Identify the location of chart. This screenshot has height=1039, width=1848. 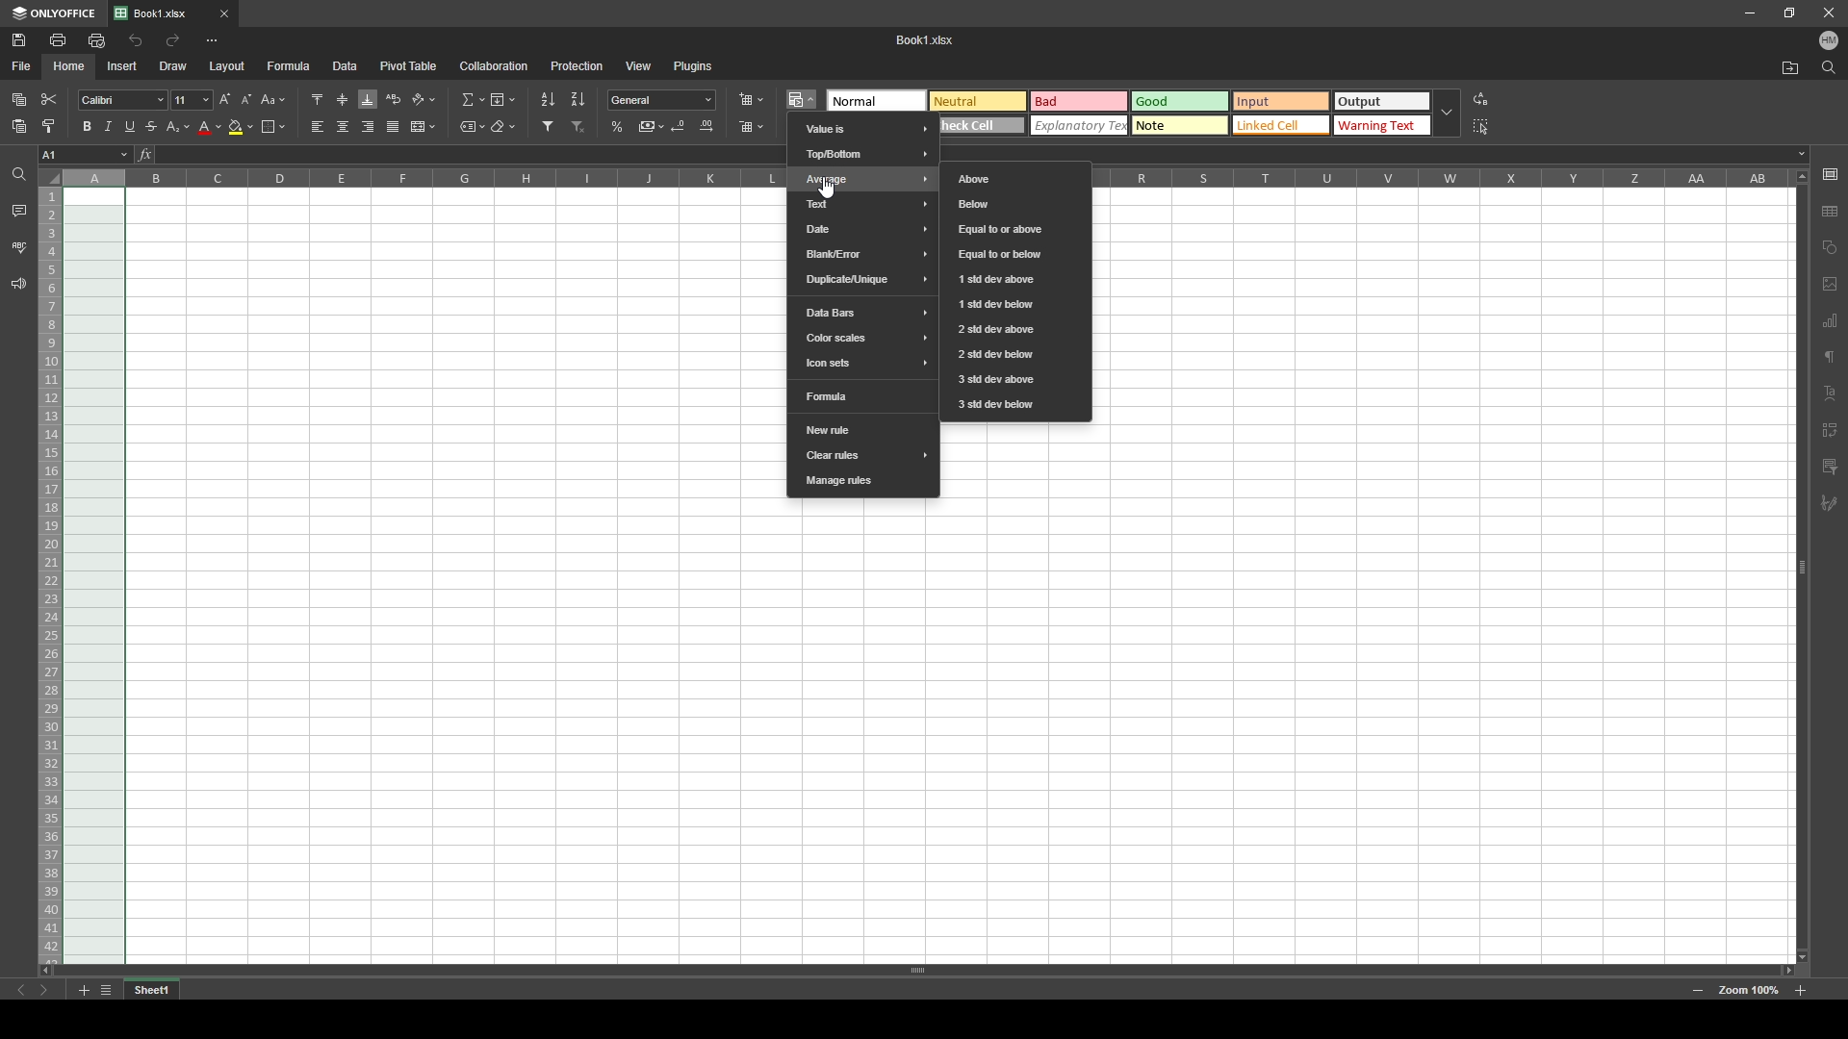
(1831, 319).